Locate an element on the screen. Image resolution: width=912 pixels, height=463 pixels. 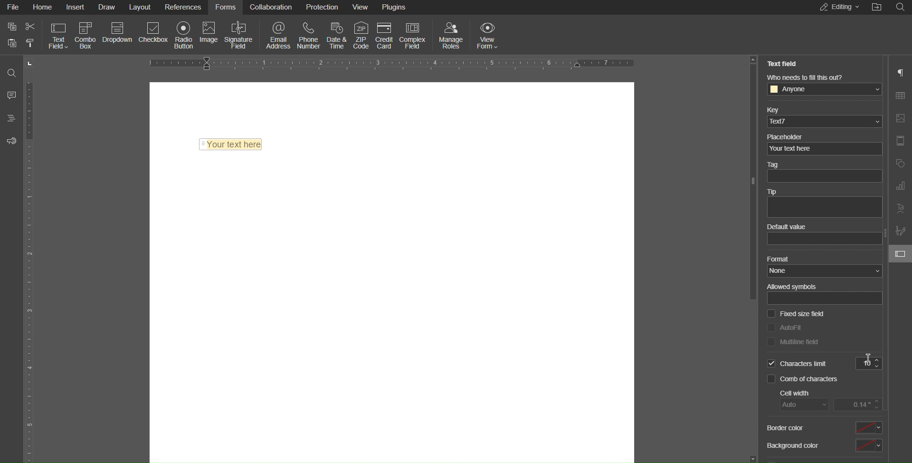
Who needs to fill this out is located at coordinates (824, 85).